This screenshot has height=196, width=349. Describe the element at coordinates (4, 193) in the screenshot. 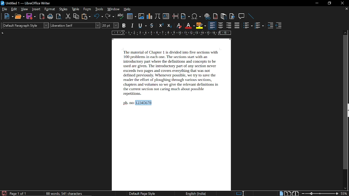

I see `save` at that location.